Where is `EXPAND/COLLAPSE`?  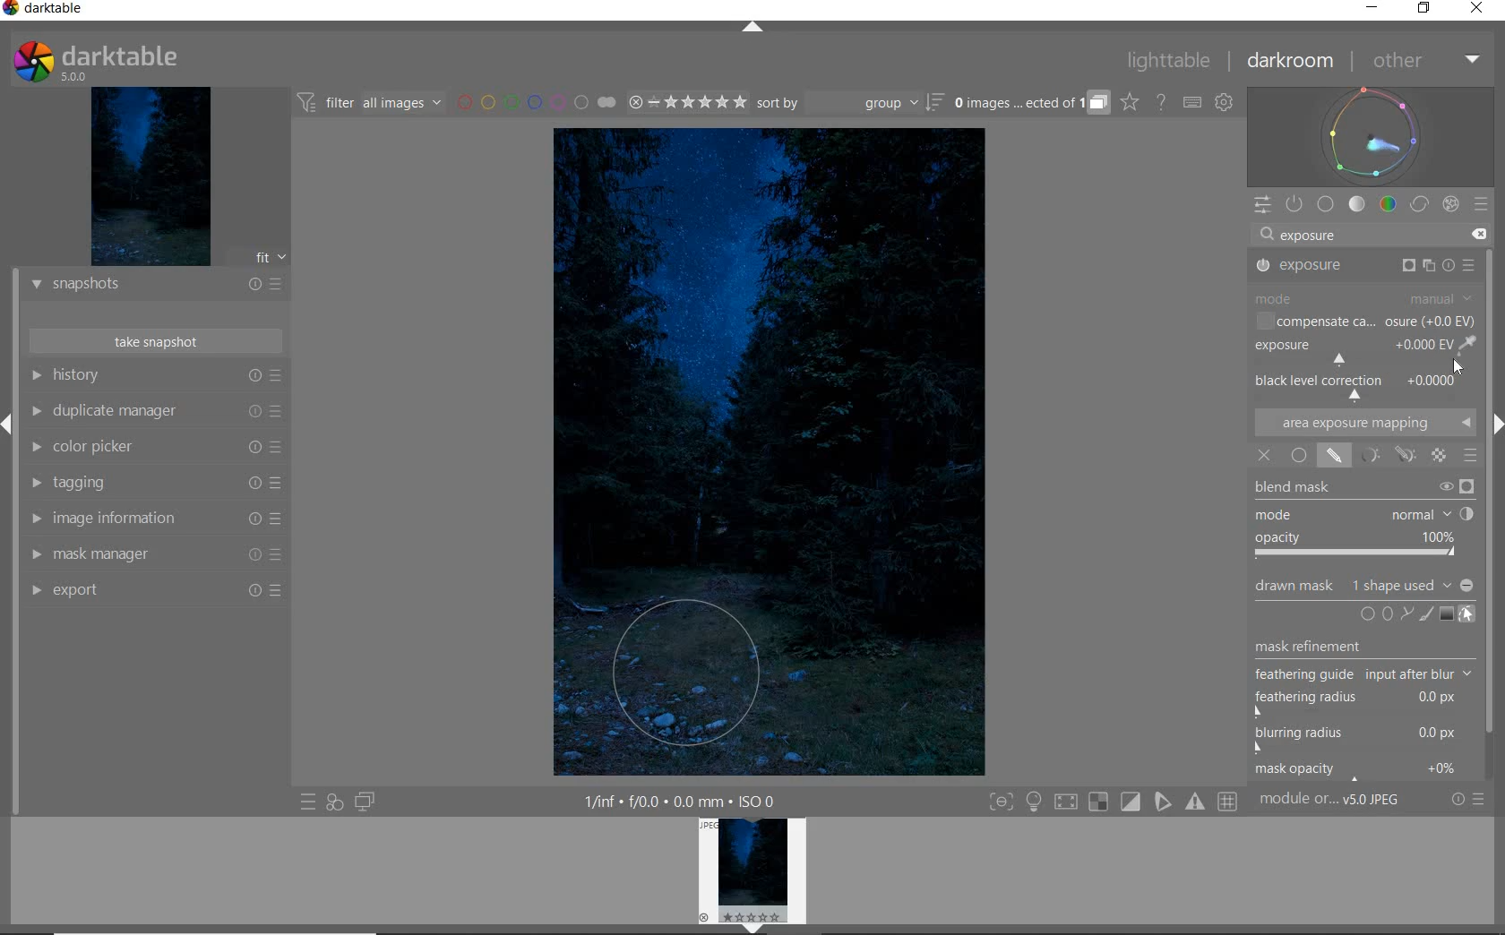 EXPAND/COLLAPSE is located at coordinates (753, 28).